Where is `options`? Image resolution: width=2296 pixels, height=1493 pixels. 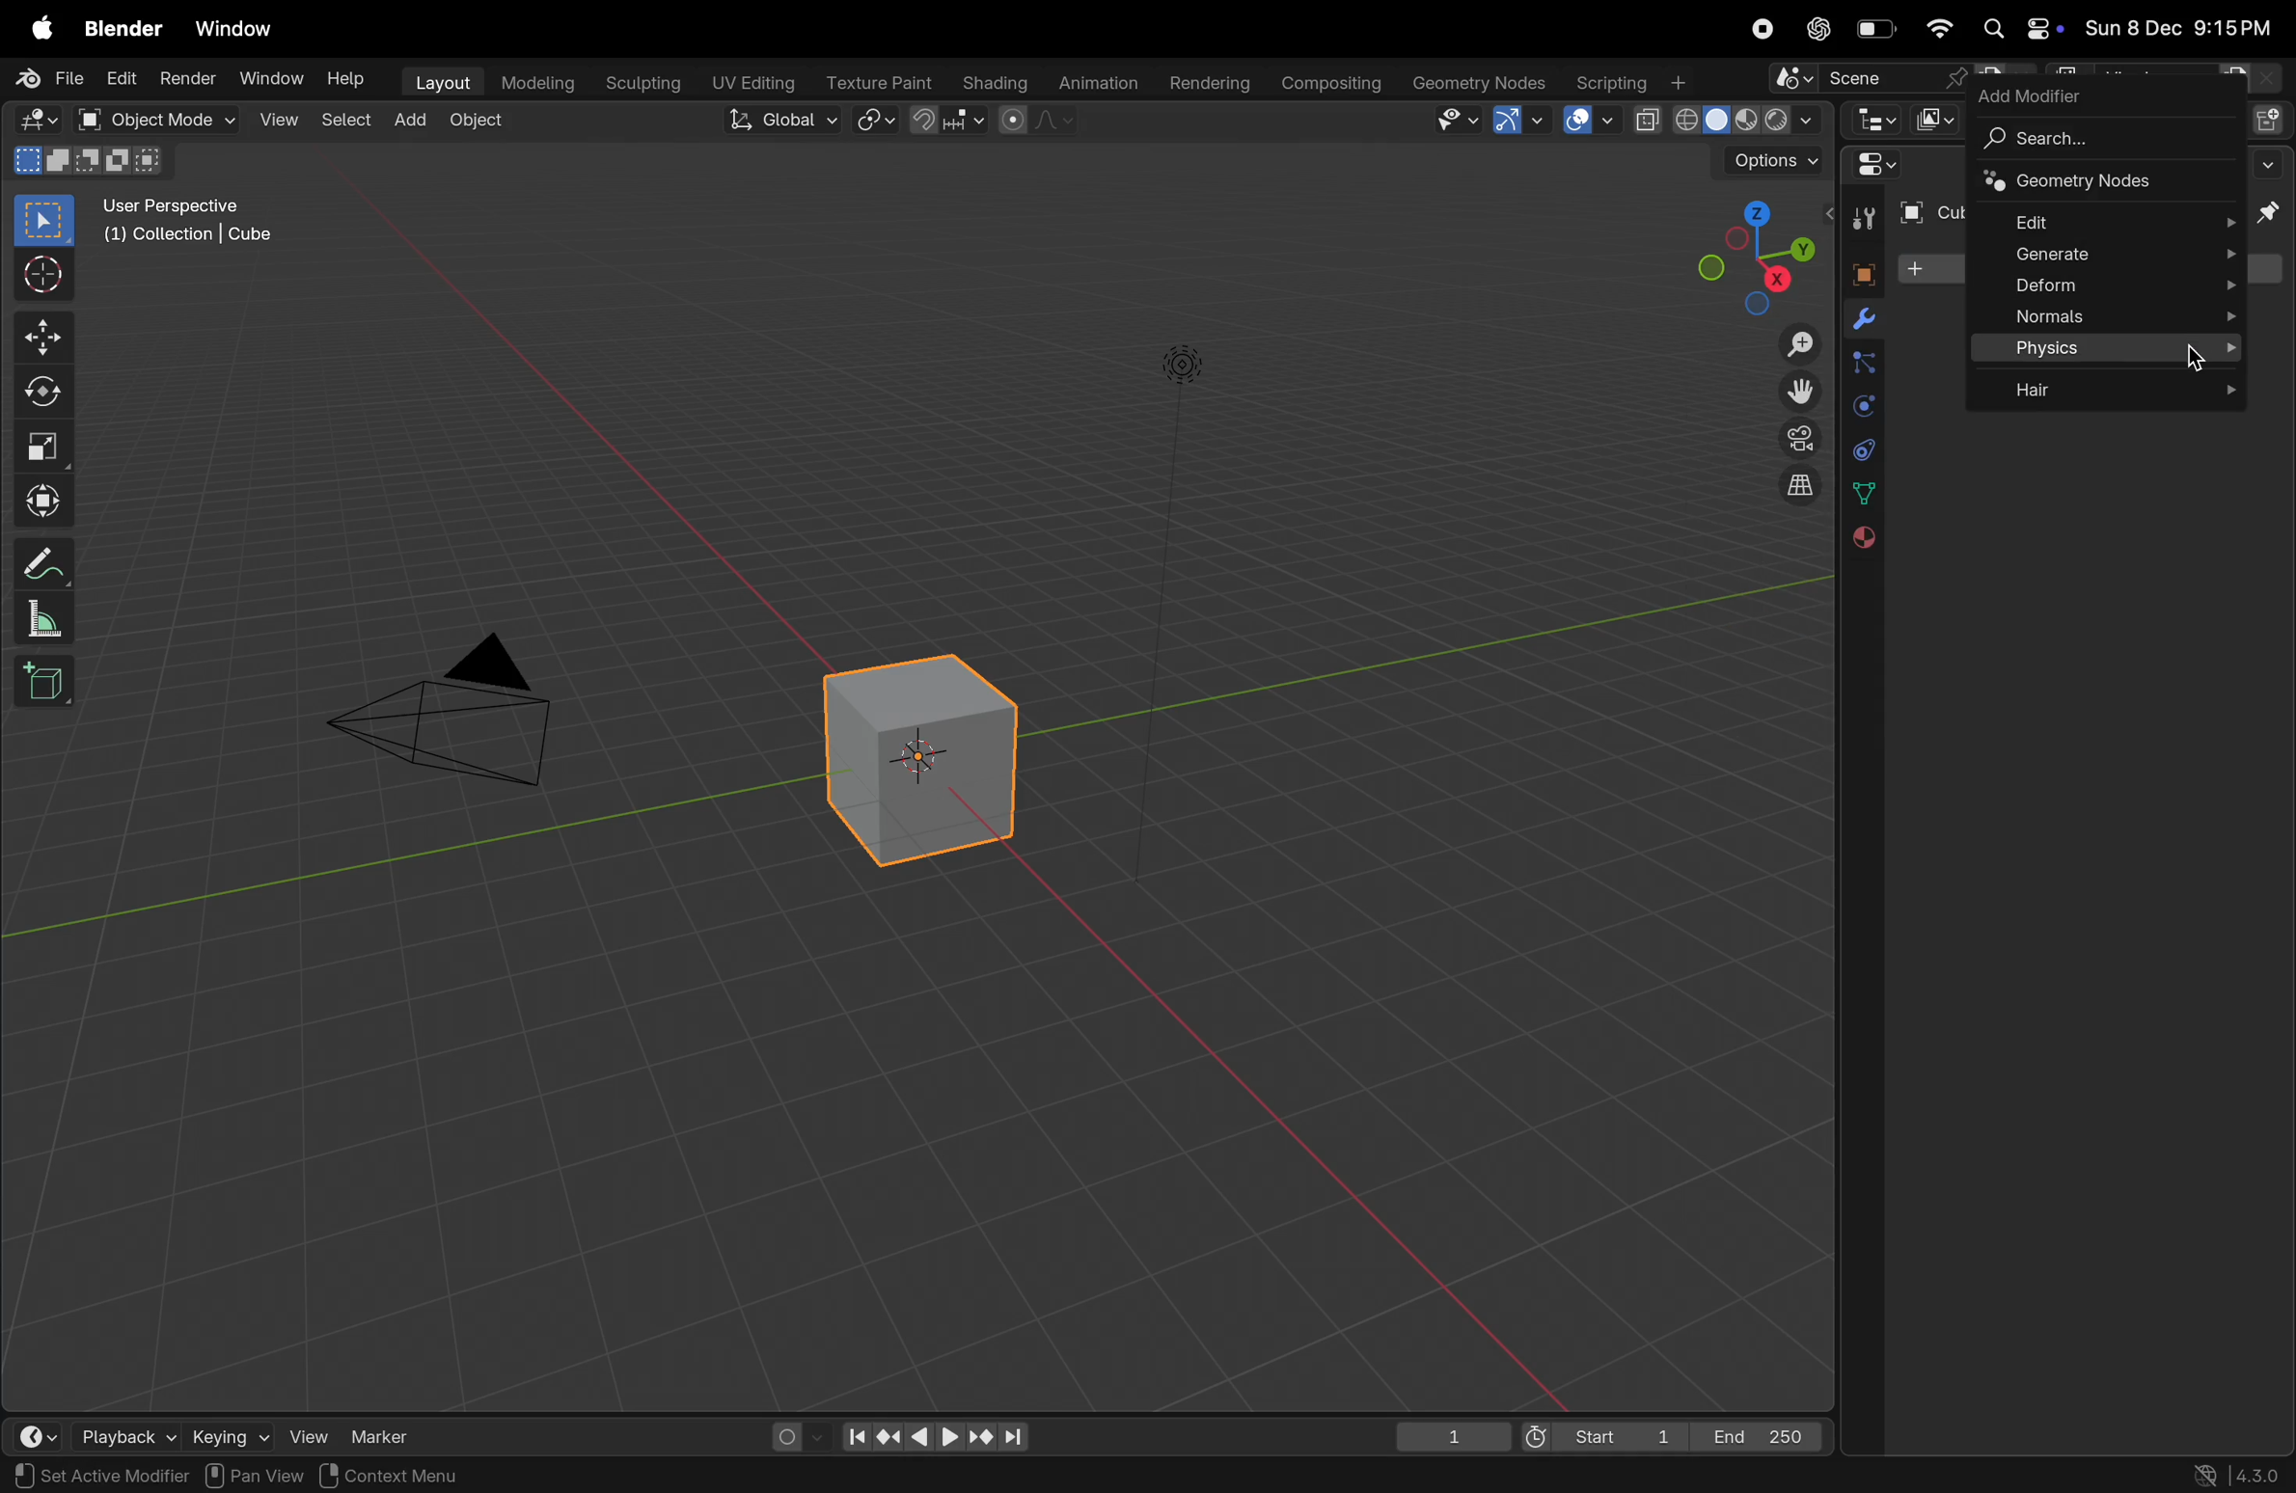
options is located at coordinates (1770, 163).